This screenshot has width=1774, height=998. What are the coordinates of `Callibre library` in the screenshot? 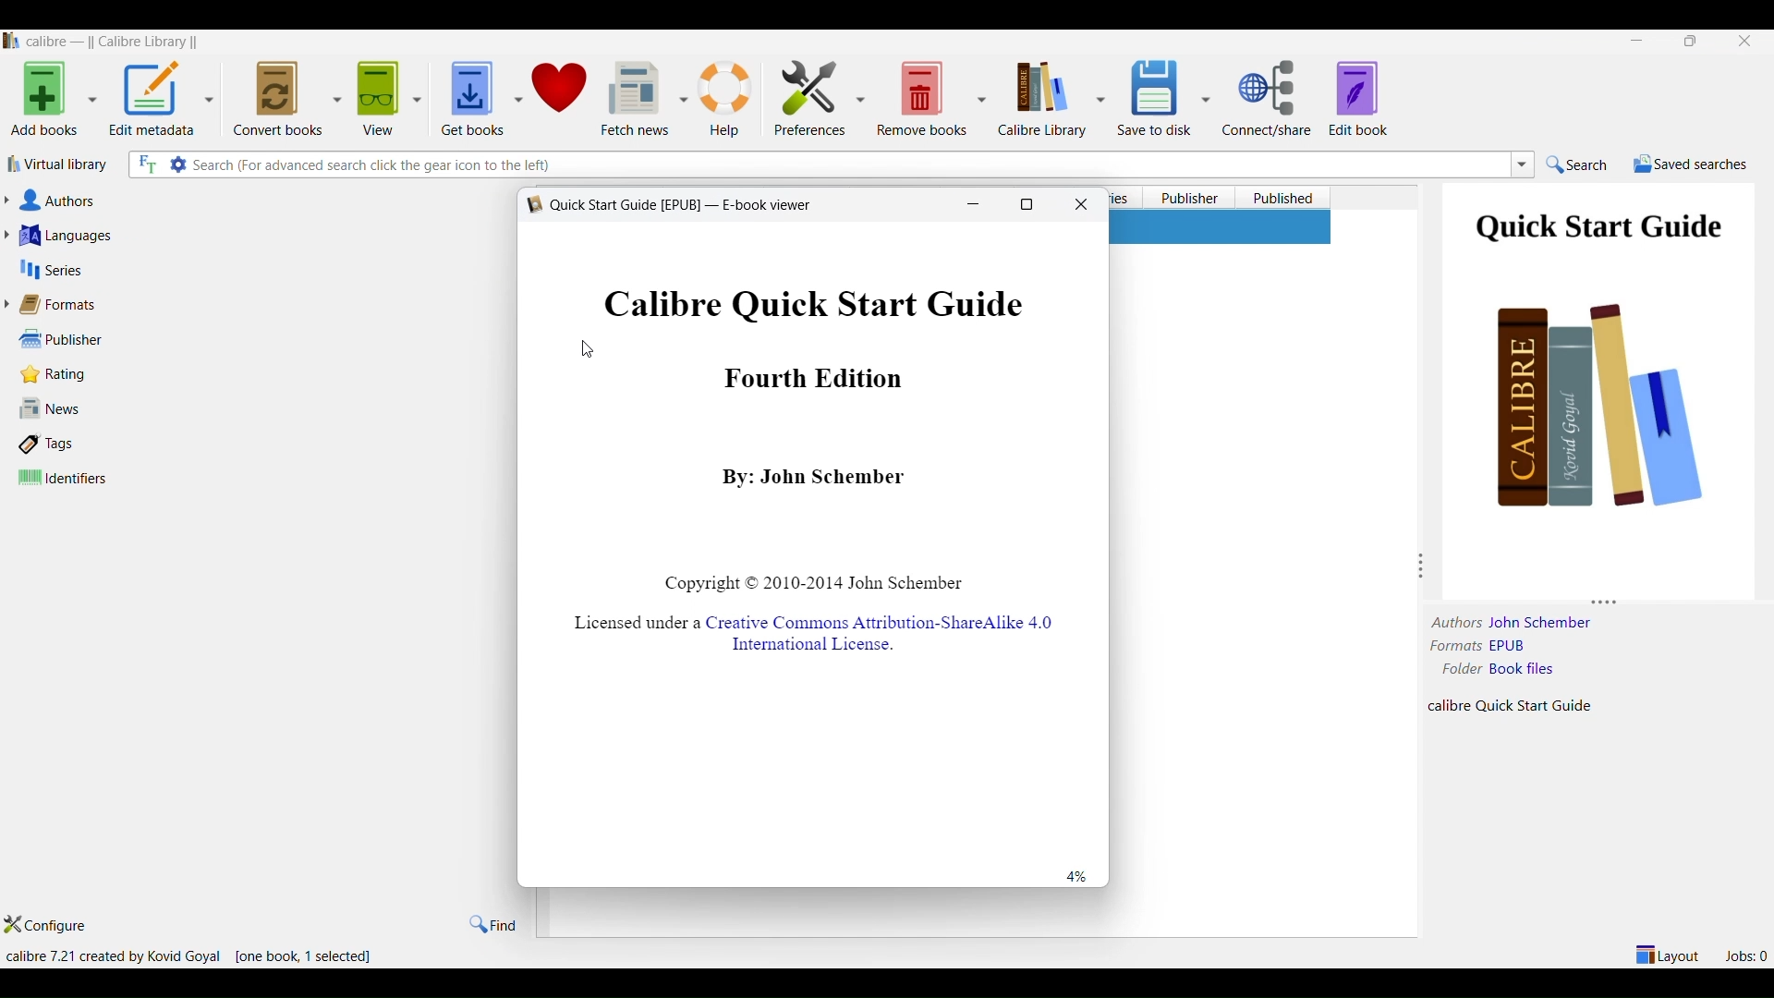 It's located at (110, 43).